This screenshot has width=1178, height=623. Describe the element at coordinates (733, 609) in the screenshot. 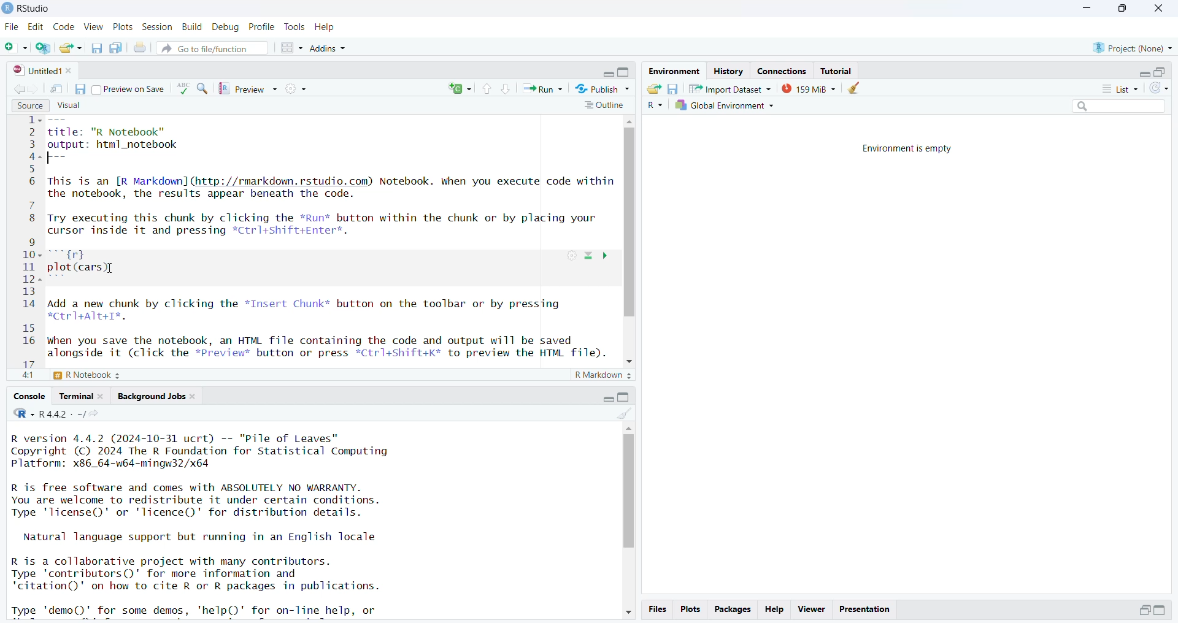

I see `packages` at that location.